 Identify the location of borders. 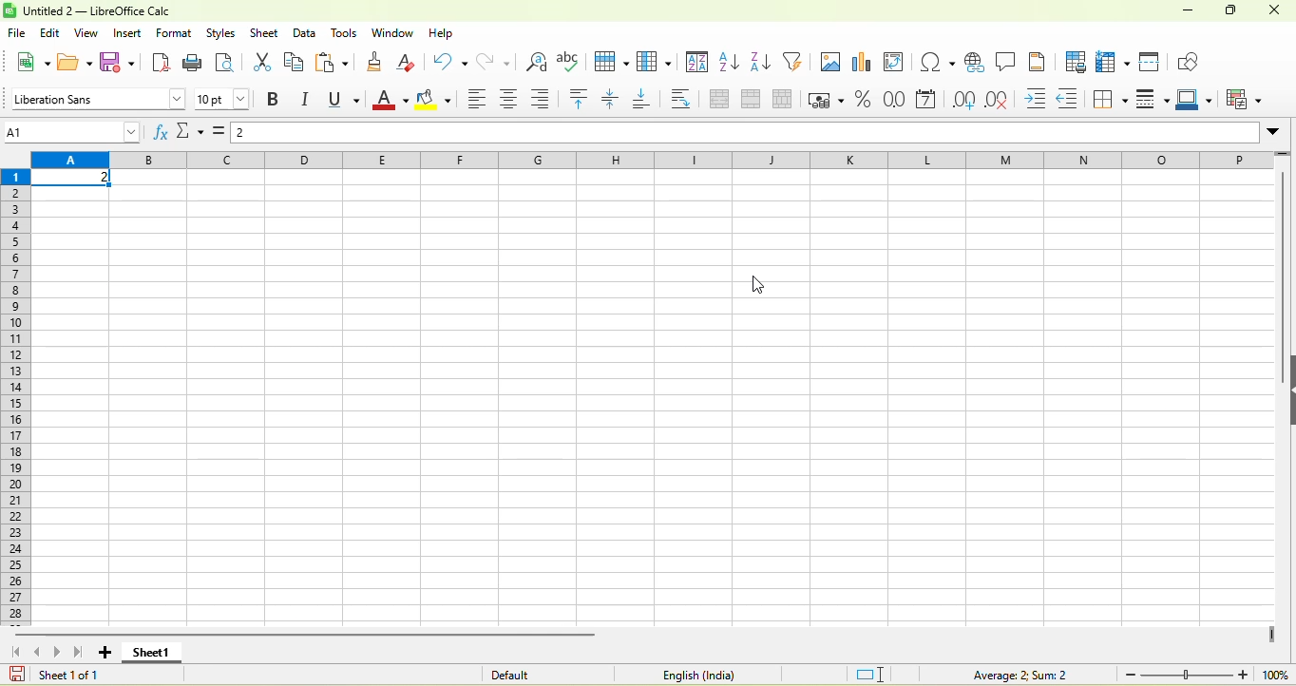
(1108, 100).